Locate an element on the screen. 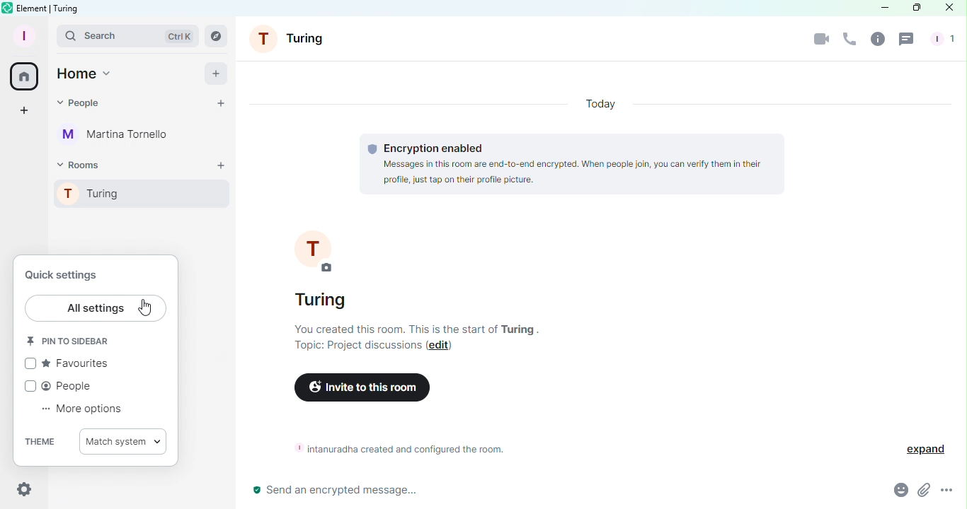 The width and height of the screenshot is (967, 509). Room is located at coordinates (294, 39).